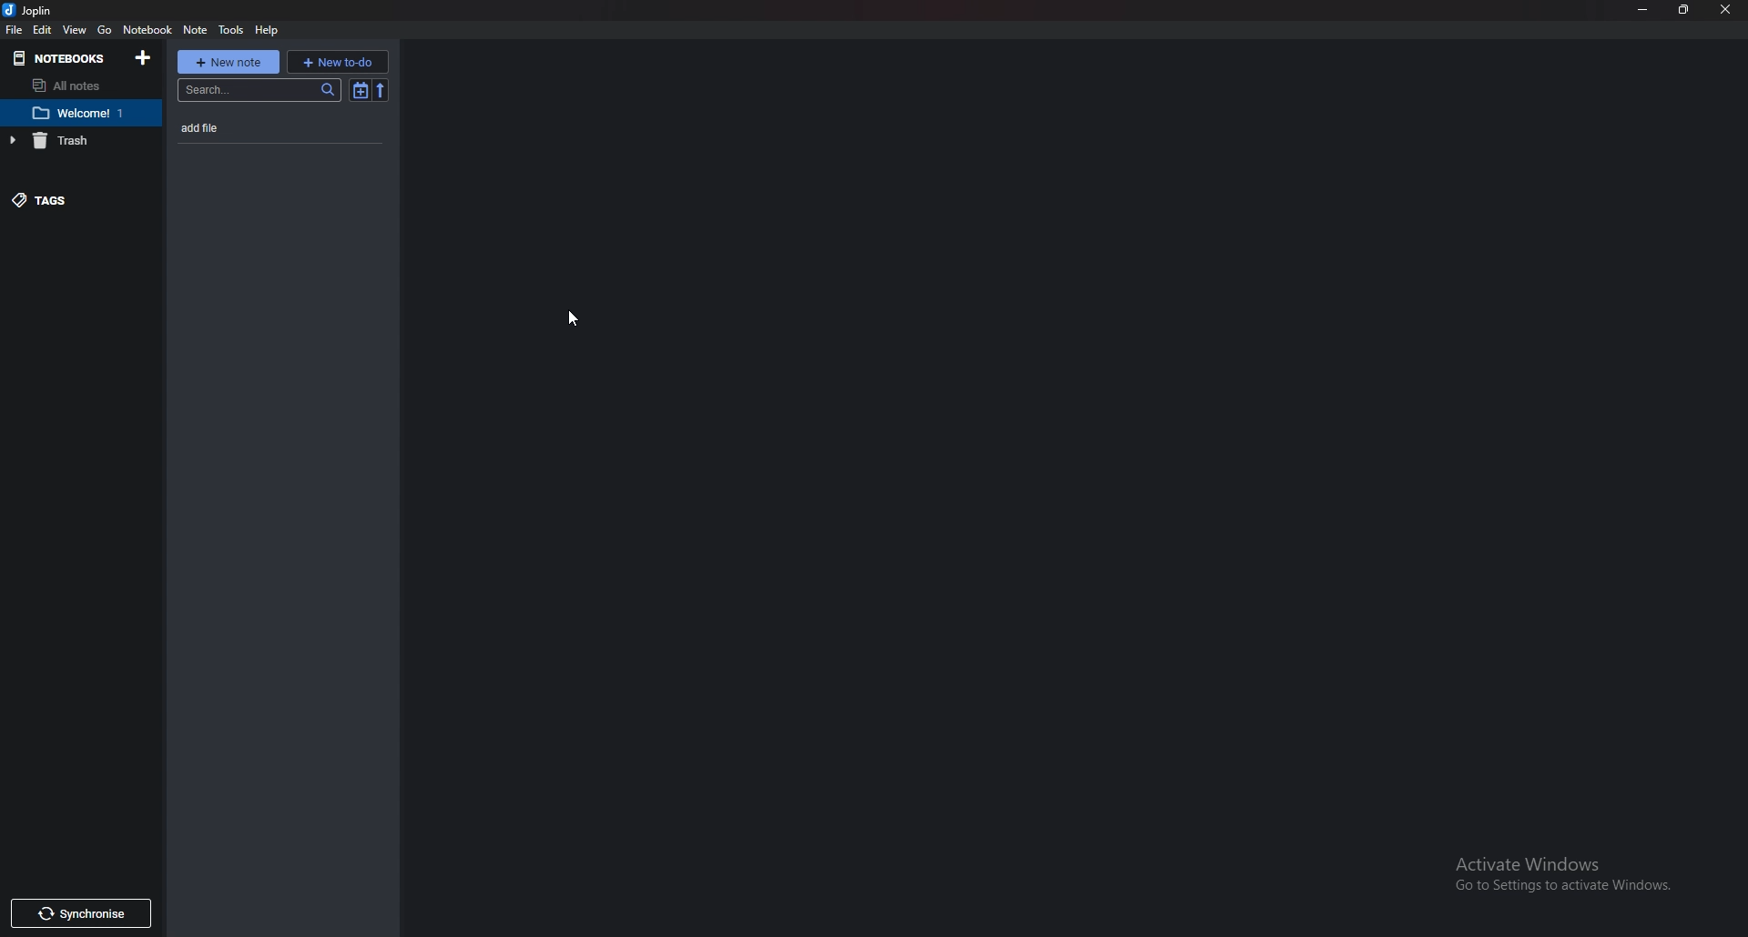 Image resolution: width=1748 pixels, height=937 pixels. I want to click on Tags, so click(67, 199).